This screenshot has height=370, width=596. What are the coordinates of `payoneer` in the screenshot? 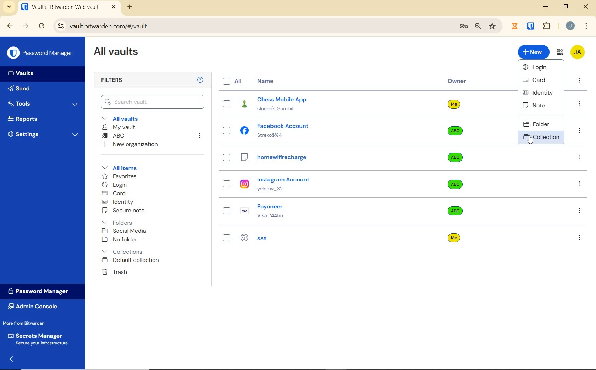 It's located at (326, 211).